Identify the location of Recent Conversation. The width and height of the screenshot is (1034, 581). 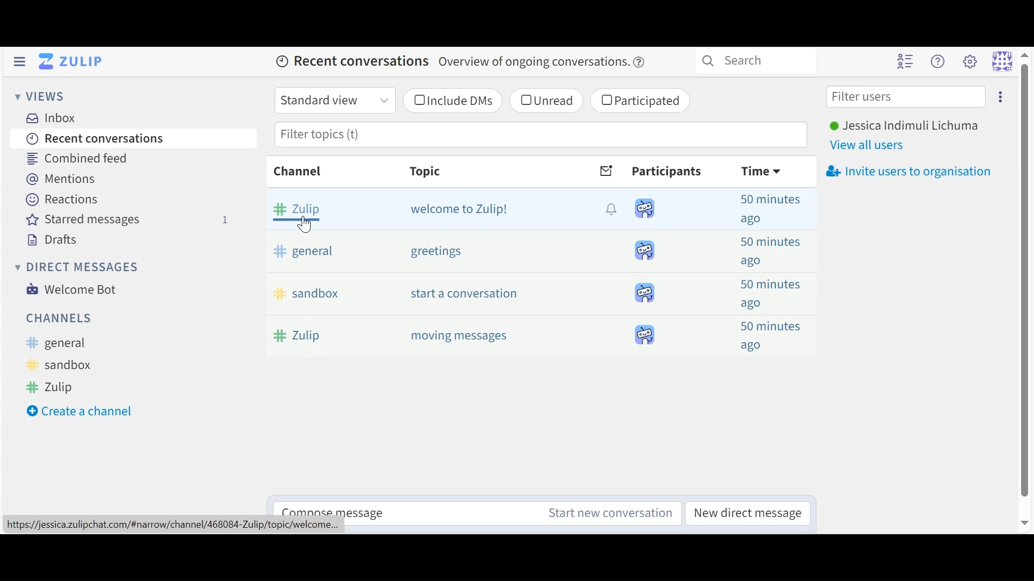
(133, 138).